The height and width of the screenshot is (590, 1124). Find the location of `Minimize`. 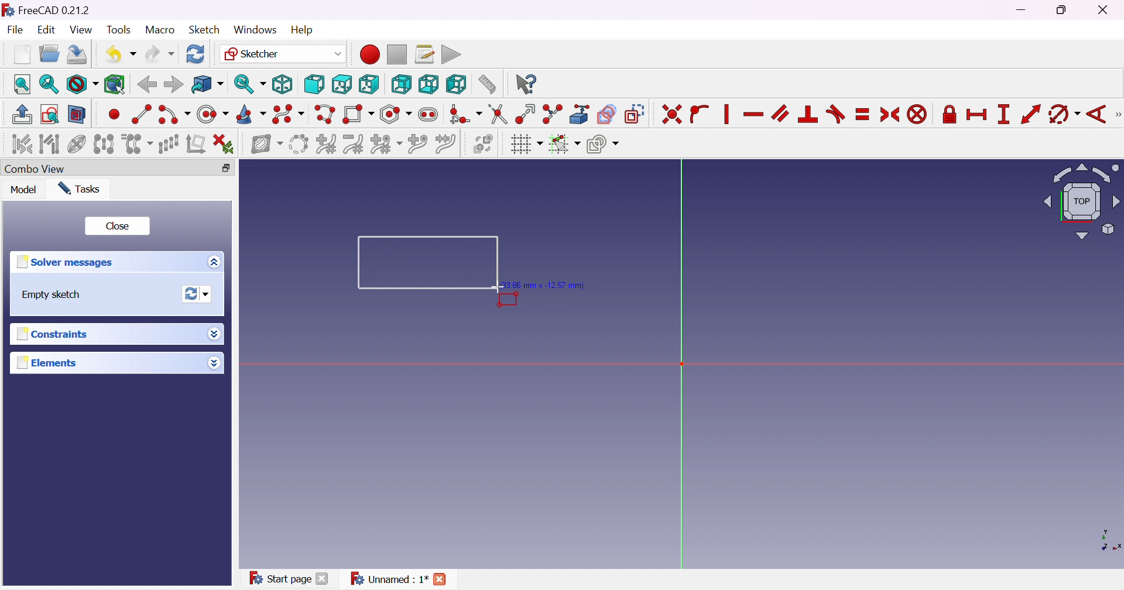

Minimize is located at coordinates (1025, 10).